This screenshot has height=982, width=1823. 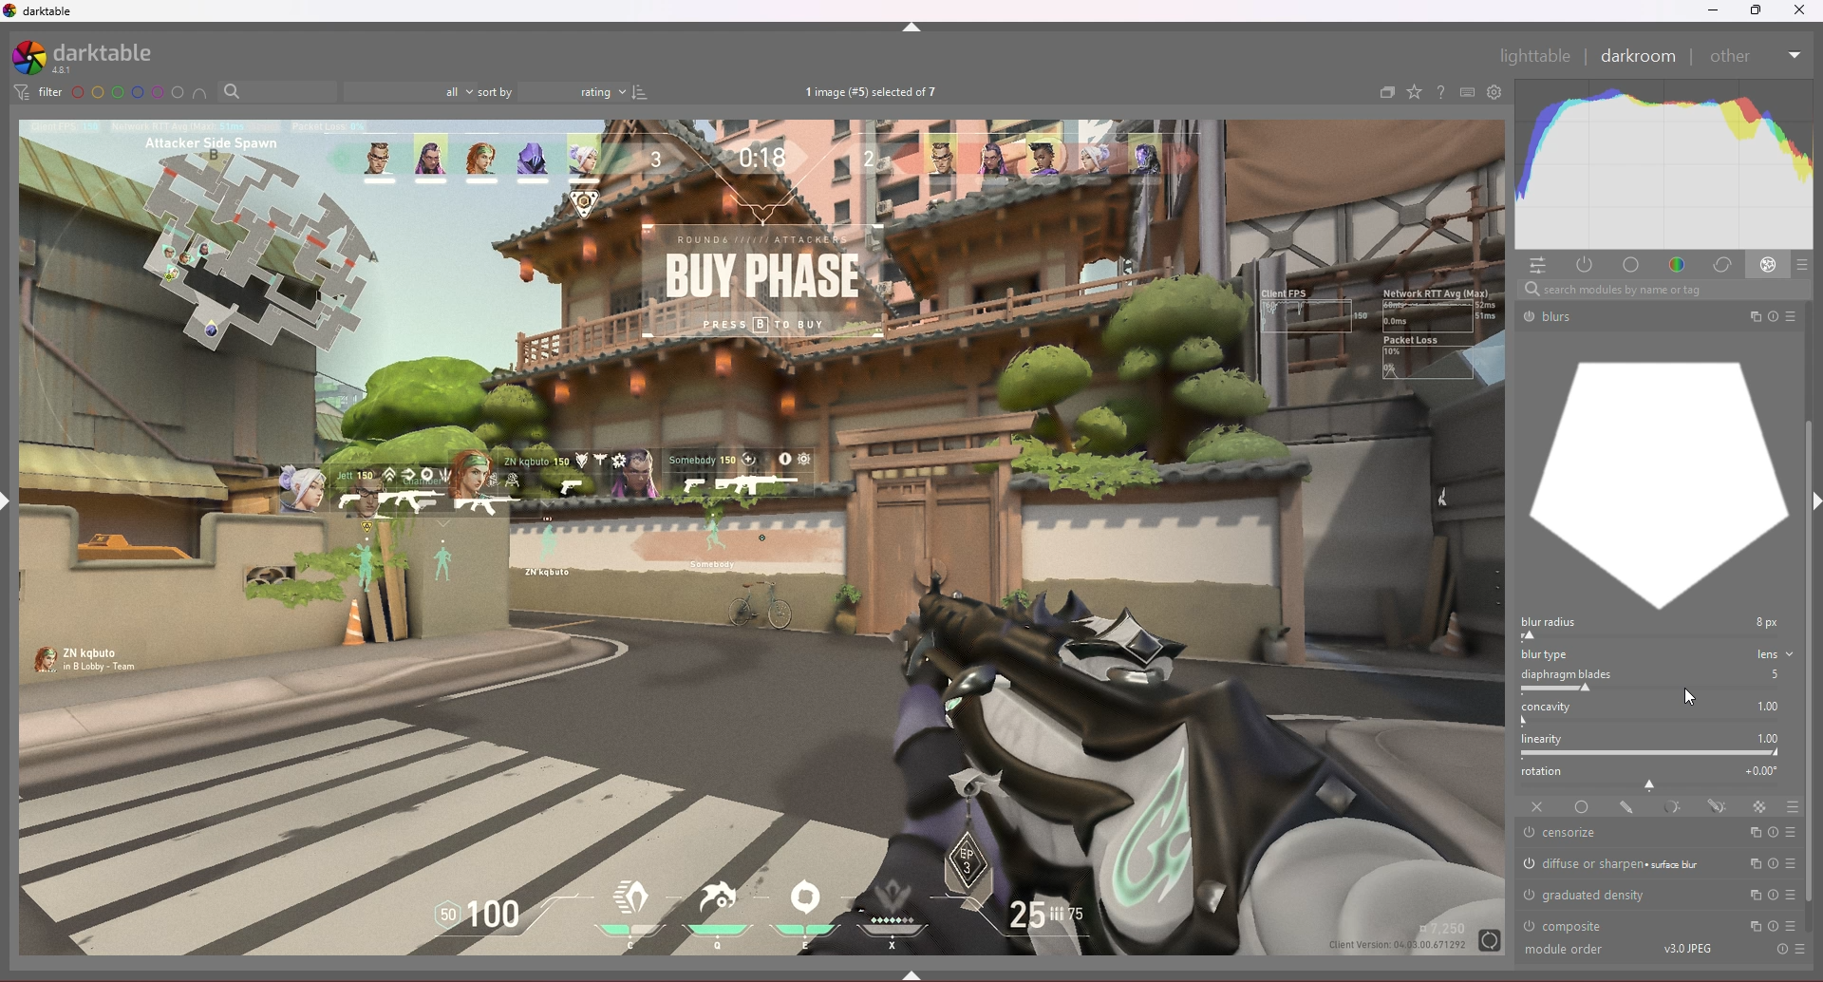 What do you see at coordinates (1659, 483) in the screenshot?
I see `graph` at bounding box center [1659, 483].